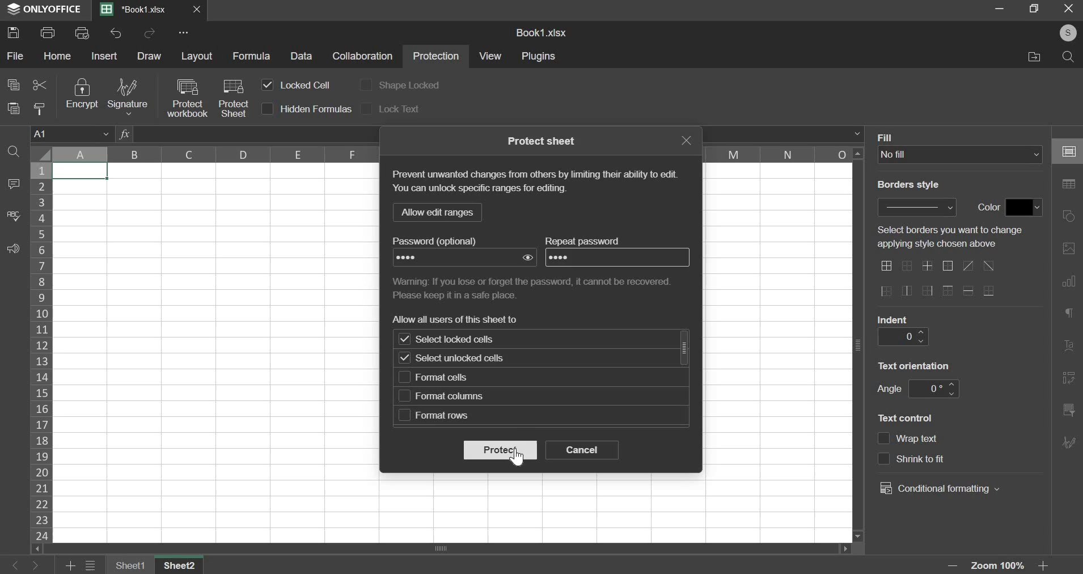  What do you see at coordinates (858, 345) in the screenshot?
I see `Scroll bar` at bounding box center [858, 345].